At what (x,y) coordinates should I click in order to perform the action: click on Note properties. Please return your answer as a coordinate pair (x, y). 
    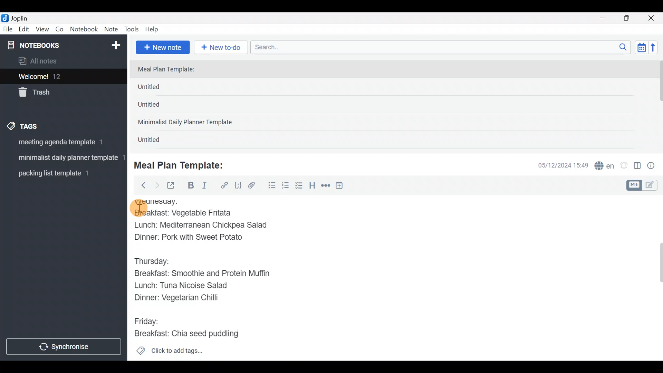
    Looking at the image, I should click on (654, 166).